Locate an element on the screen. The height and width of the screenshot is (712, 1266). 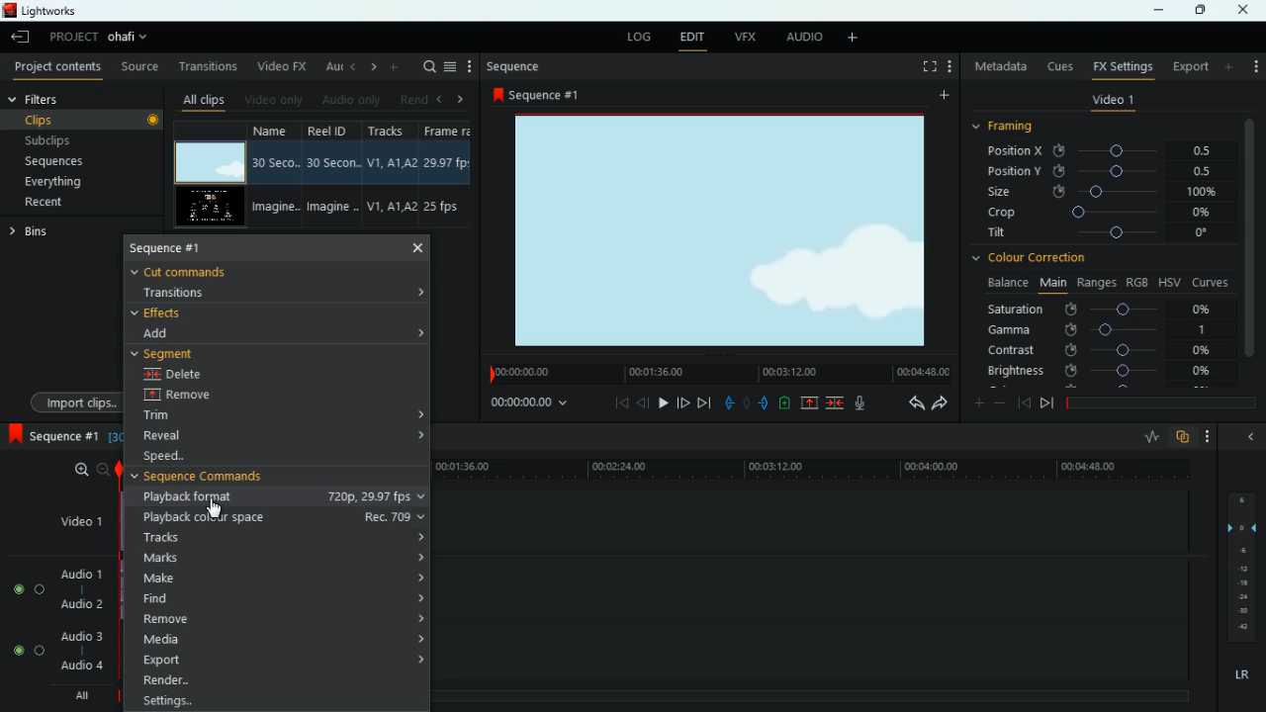
settings is located at coordinates (284, 701).